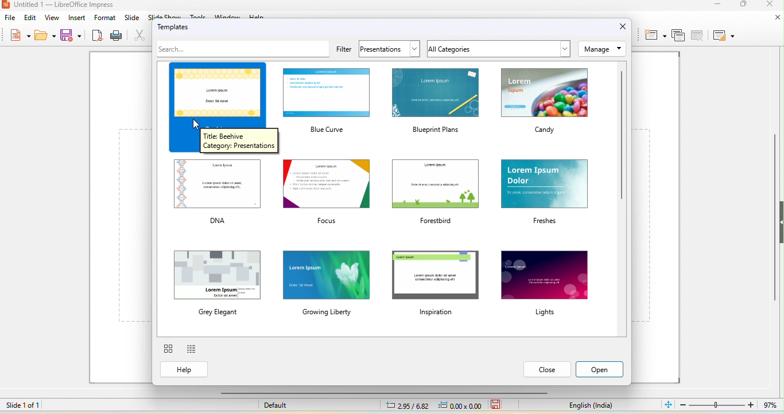 The width and height of the screenshot is (784, 414). Describe the element at coordinates (168, 349) in the screenshot. I see `thumbnail view` at that location.